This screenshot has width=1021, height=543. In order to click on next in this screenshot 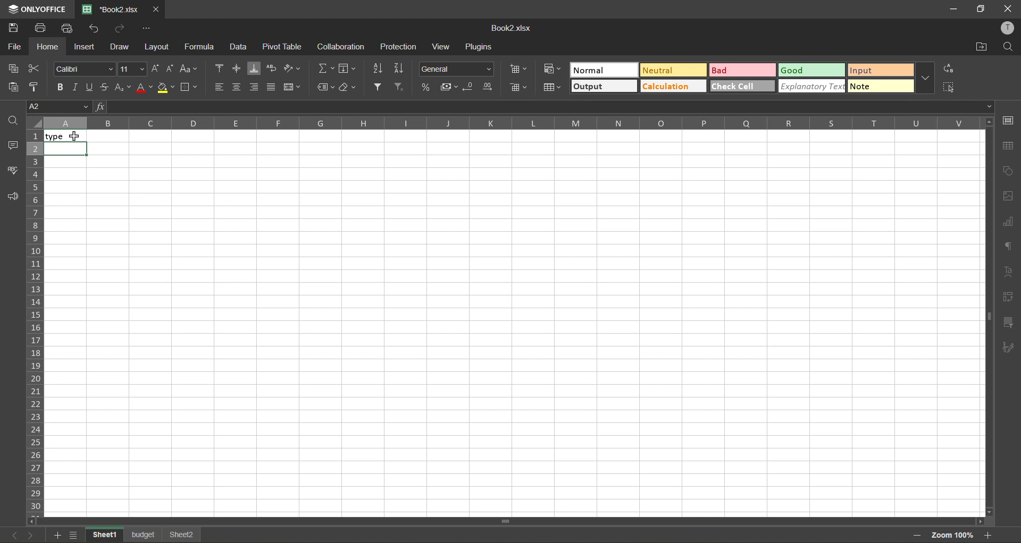, I will do `click(29, 535)`.